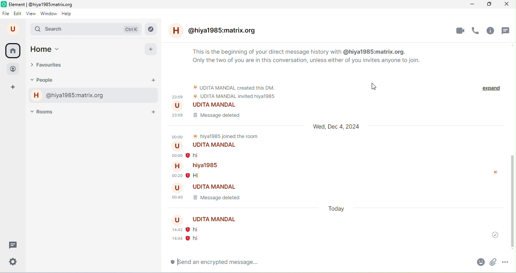  What do you see at coordinates (493, 262) in the screenshot?
I see `attachment` at bounding box center [493, 262].